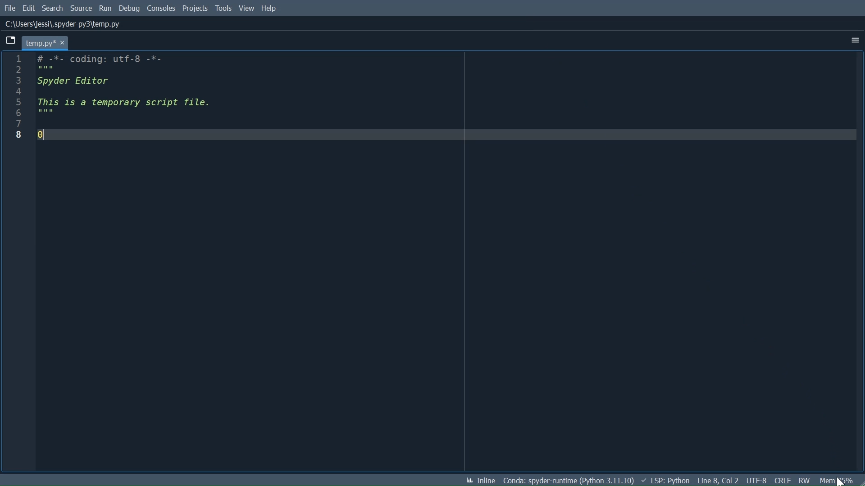 The image size is (865, 486). I want to click on Edit, so click(30, 9).